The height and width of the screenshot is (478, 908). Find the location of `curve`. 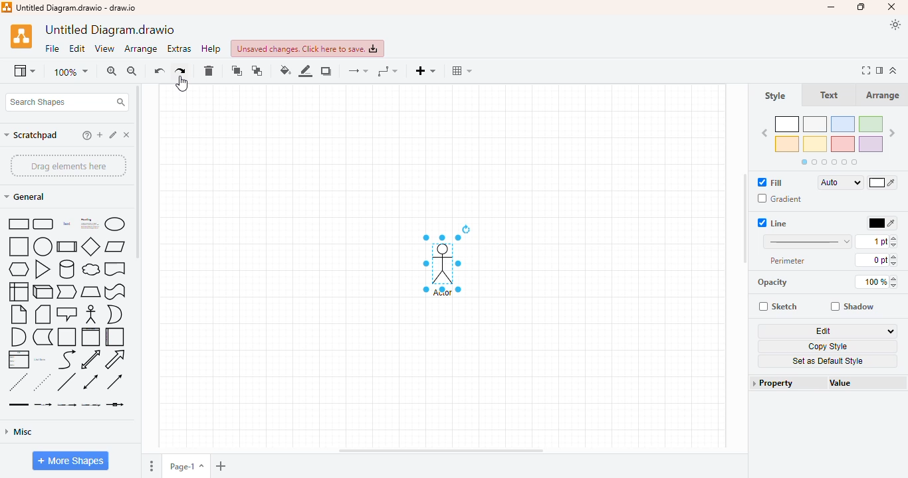

curve is located at coordinates (67, 360).